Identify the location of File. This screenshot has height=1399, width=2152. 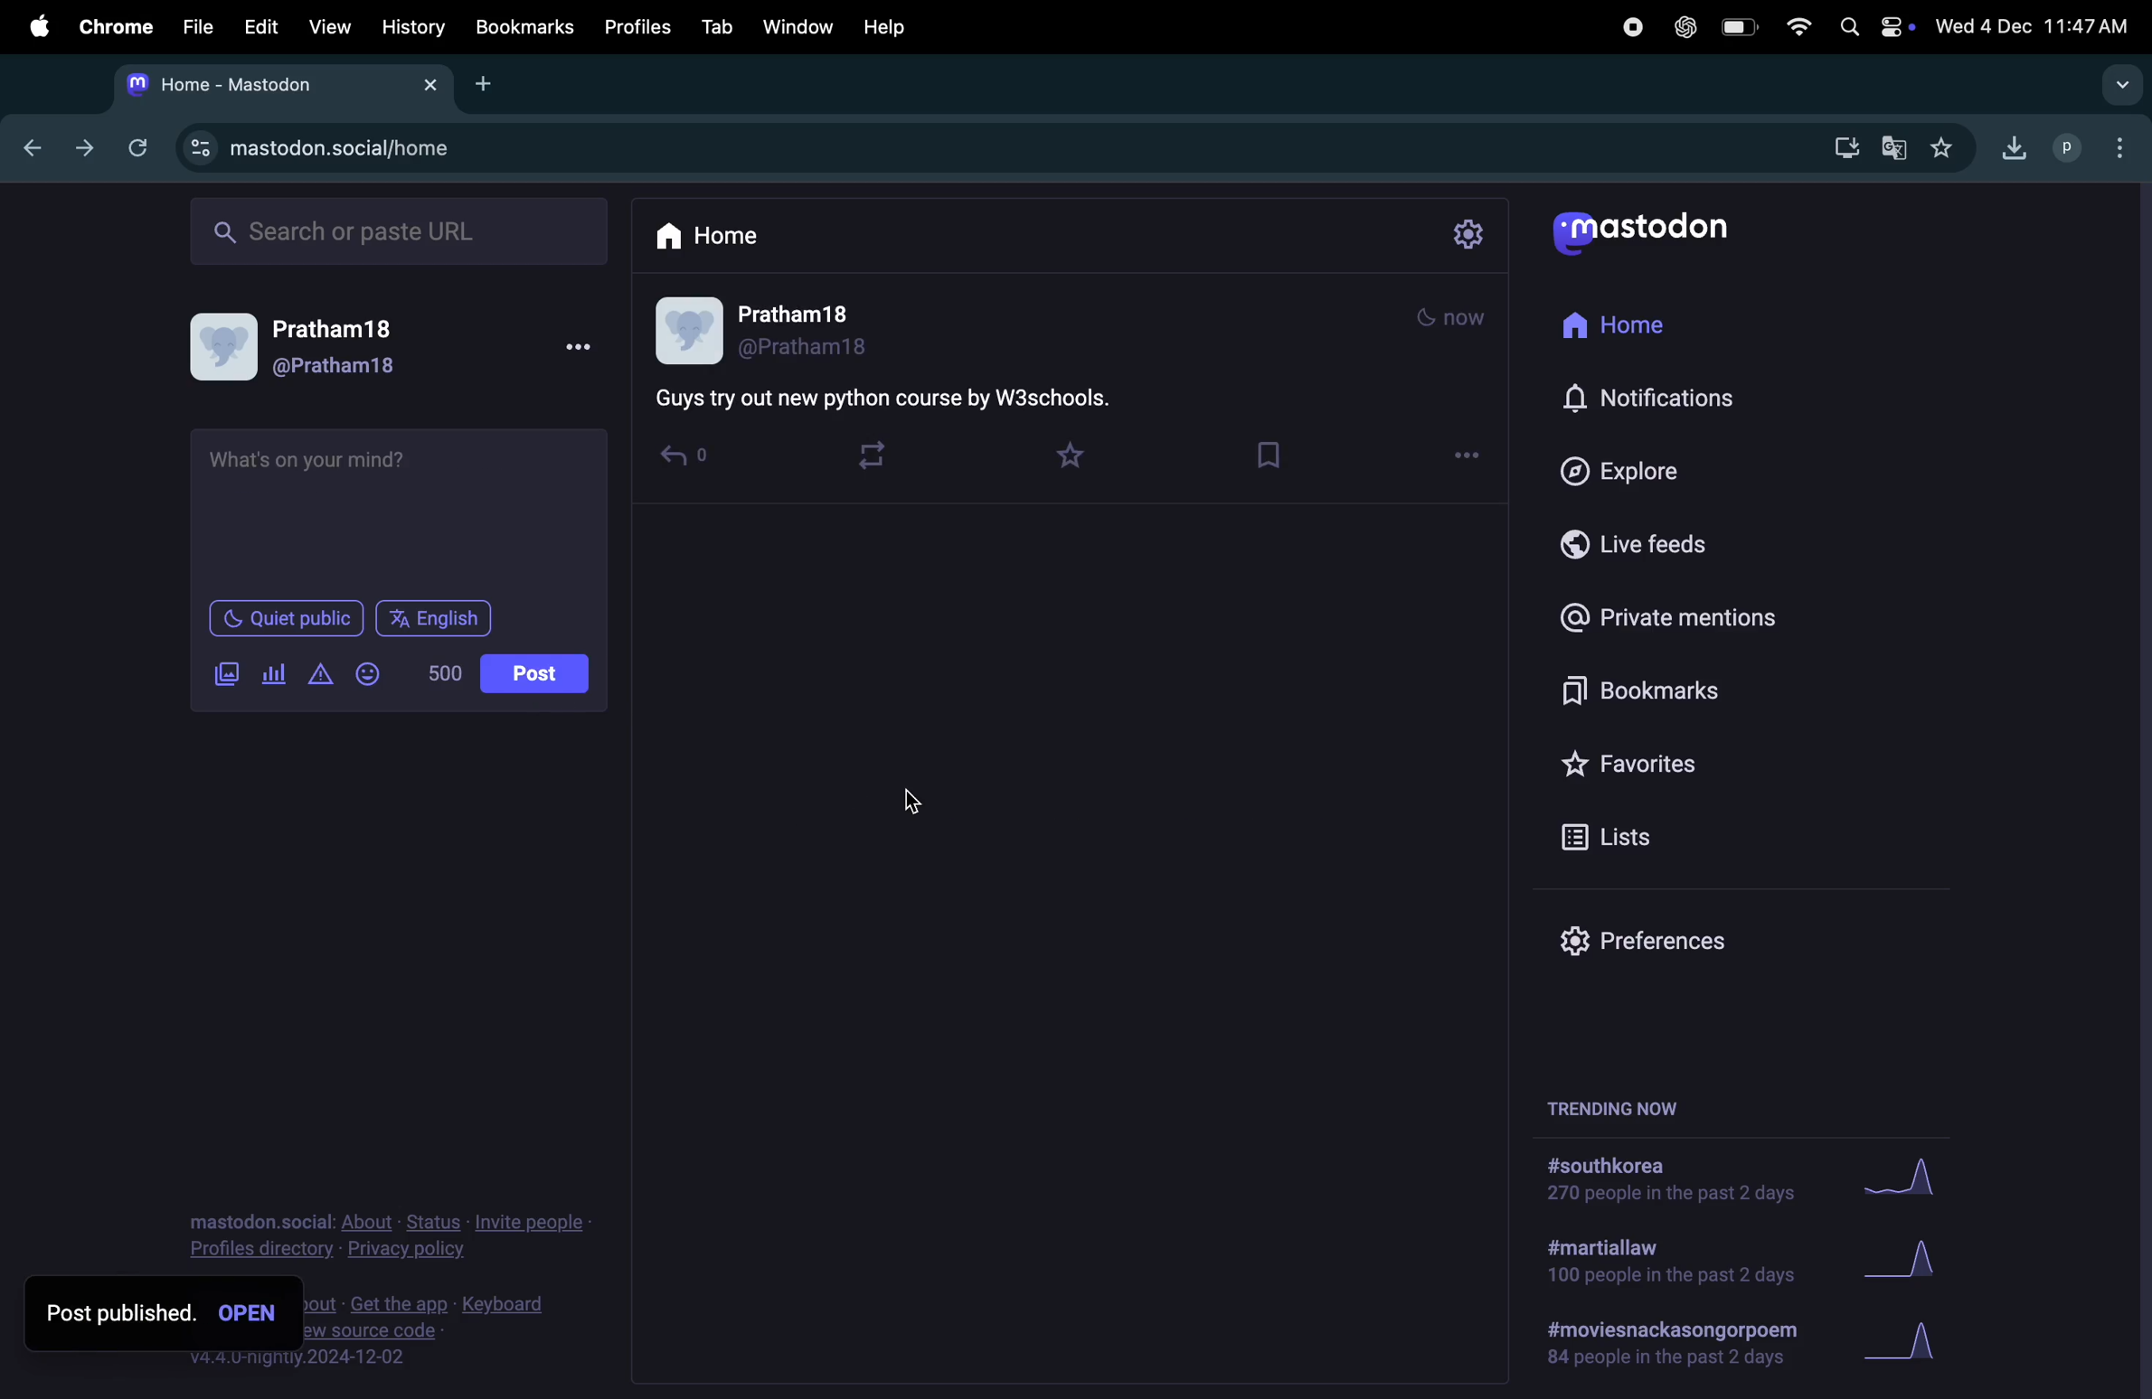
(193, 27).